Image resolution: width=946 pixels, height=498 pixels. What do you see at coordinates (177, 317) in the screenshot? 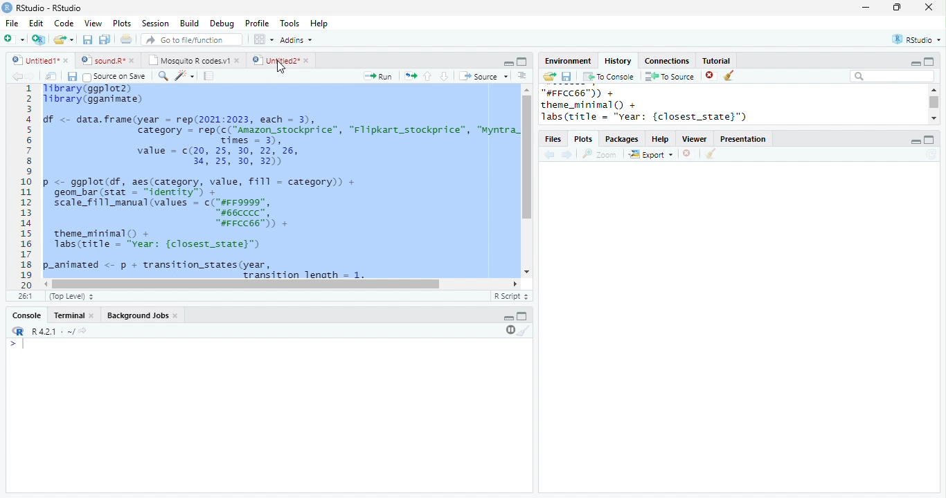
I see `close` at bounding box center [177, 317].